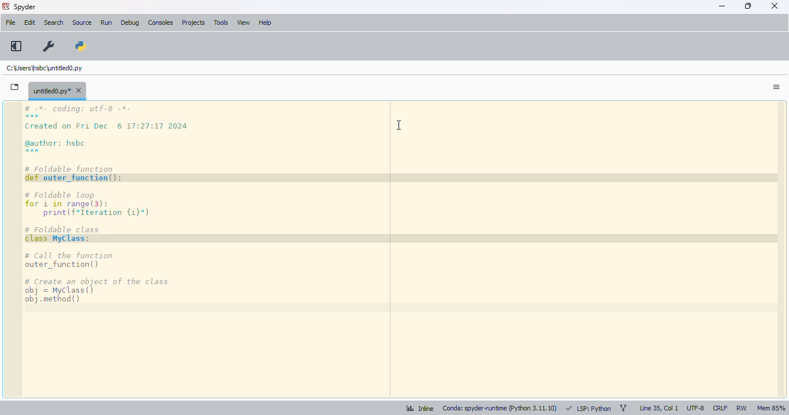 The height and width of the screenshot is (415, 789). Describe the element at coordinates (720, 408) in the screenshot. I see `CRLF` at that location.